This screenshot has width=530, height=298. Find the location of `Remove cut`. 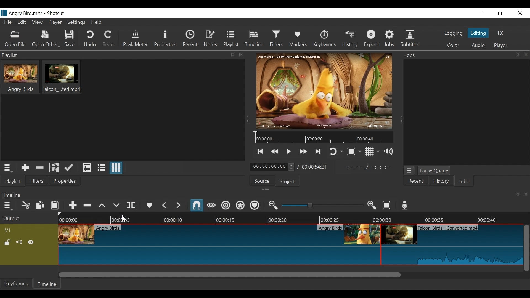

Remove cut is located at coordinates (40, 167).